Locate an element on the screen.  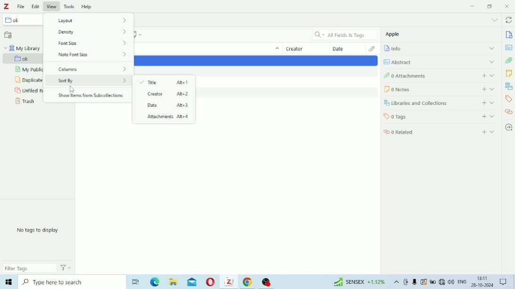
Attachments is located at coordinates (509, 61).